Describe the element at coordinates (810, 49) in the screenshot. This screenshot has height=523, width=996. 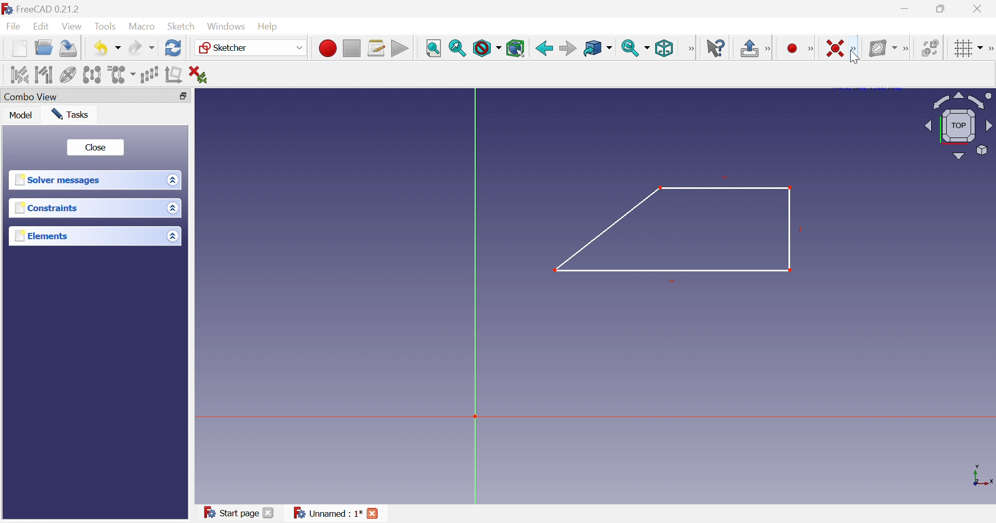
I see `More` at that location.